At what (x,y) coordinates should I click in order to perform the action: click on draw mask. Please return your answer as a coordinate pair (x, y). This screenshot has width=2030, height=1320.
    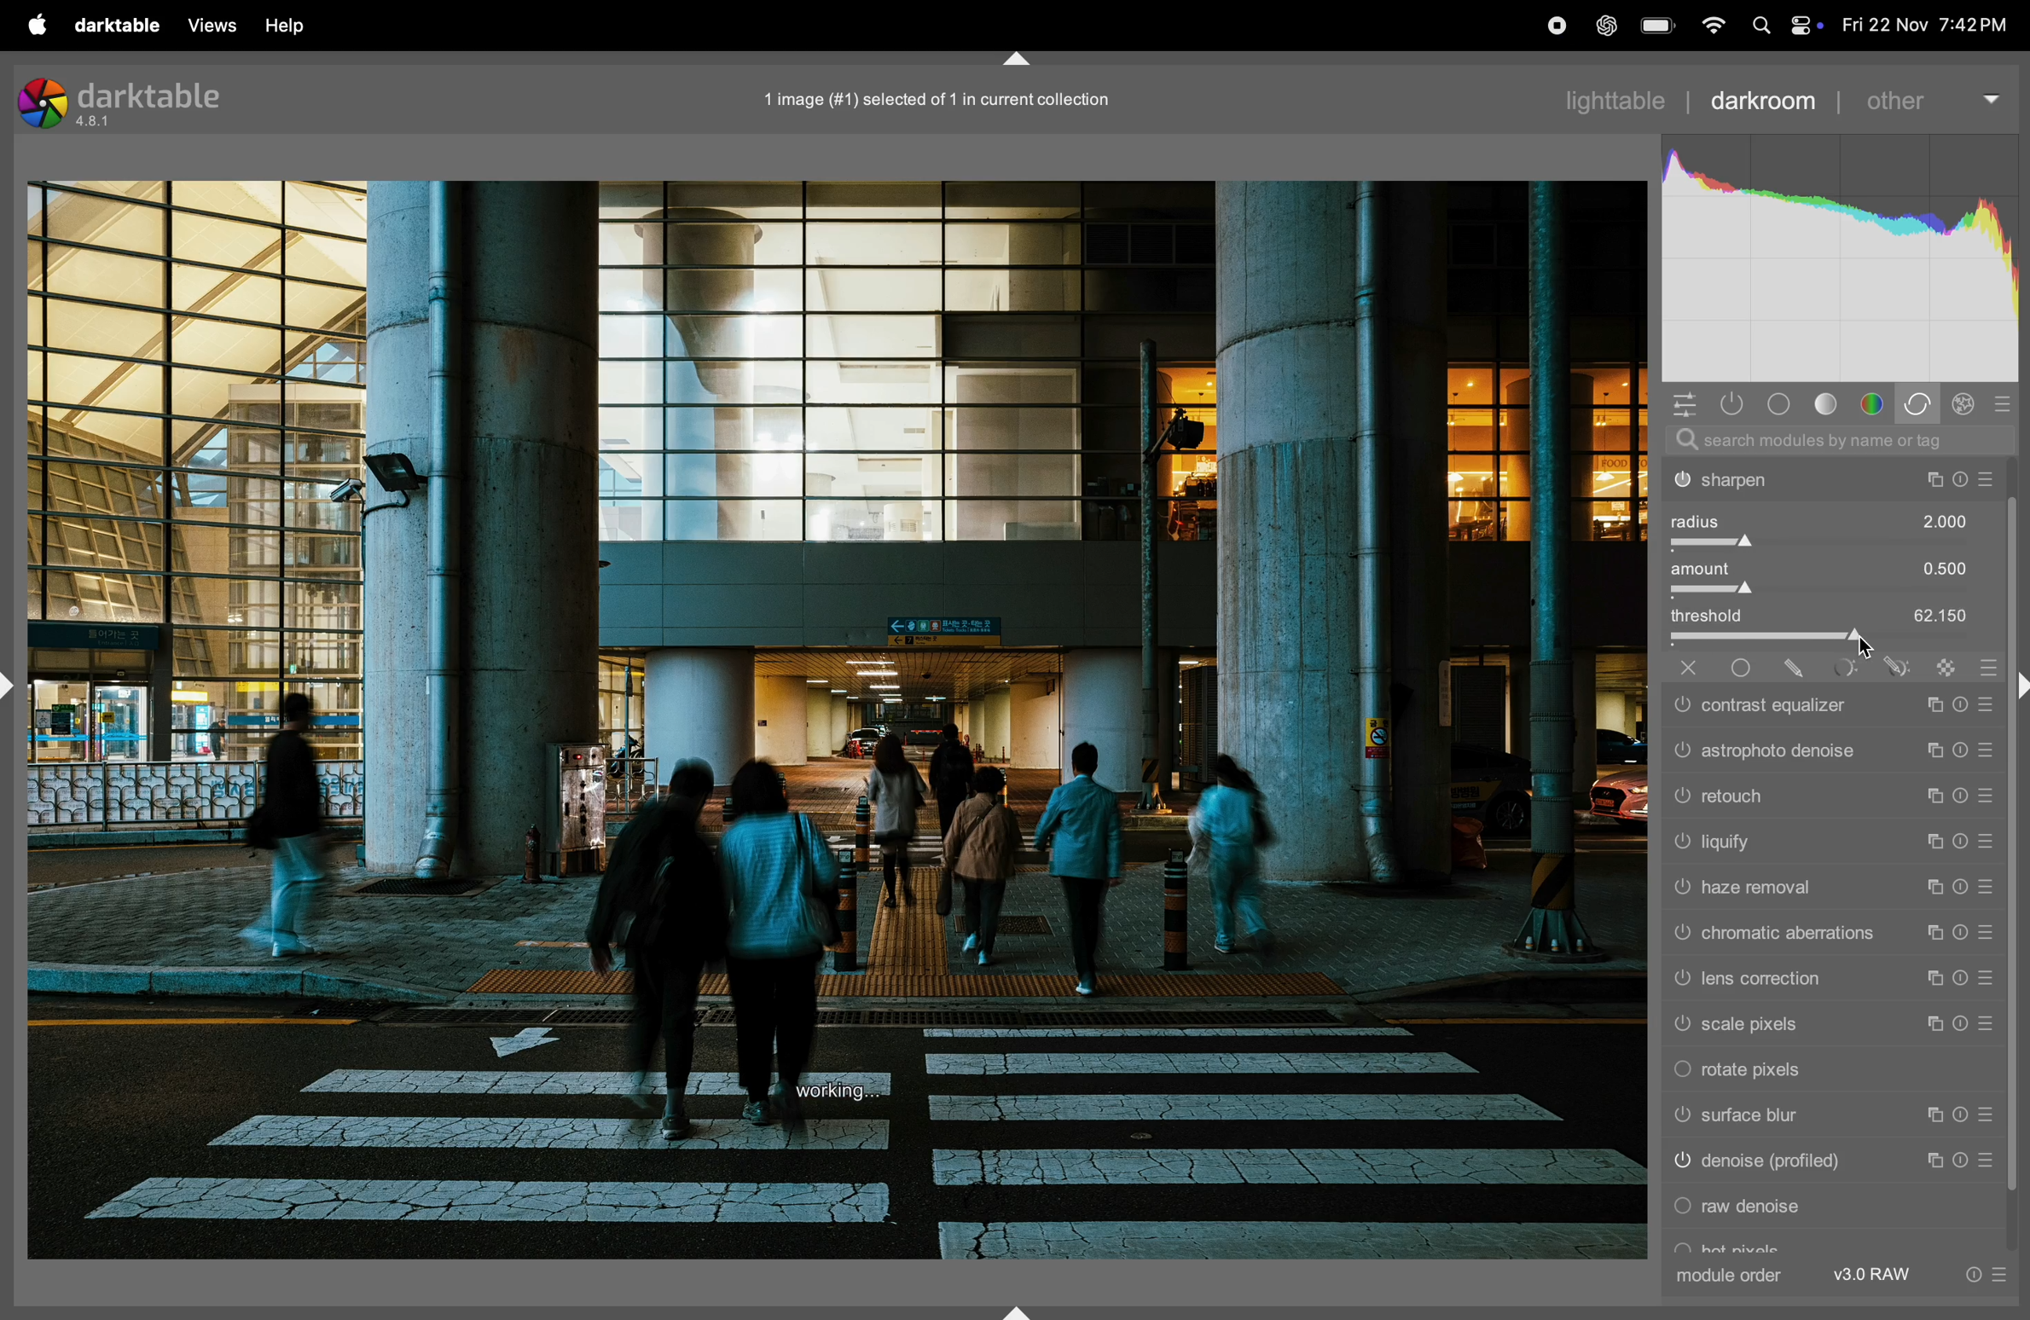
    Looking at the image, I should click on (1793, 666).